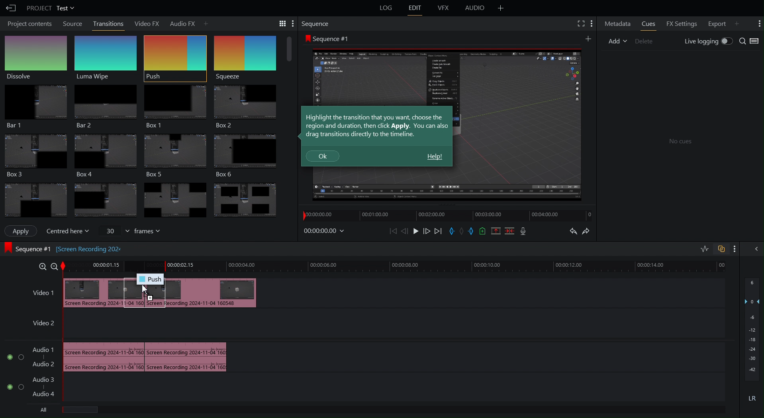 This screenshot has width=764, height=418. What do you see at coordinates (680, 142) in the screenshot?
I see `No cues` at bounding box center [680, 142].